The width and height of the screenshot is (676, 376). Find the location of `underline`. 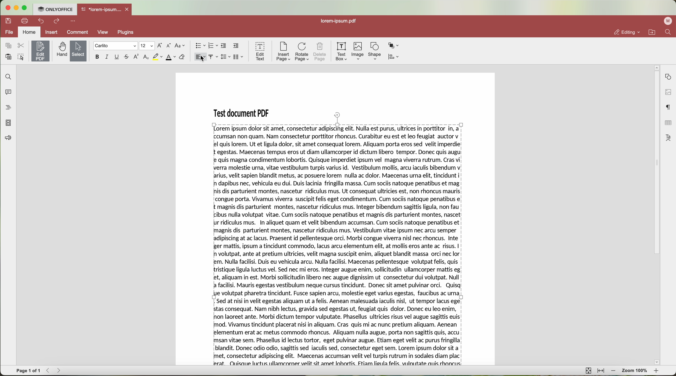

underline is located at coordinates (118, 57).